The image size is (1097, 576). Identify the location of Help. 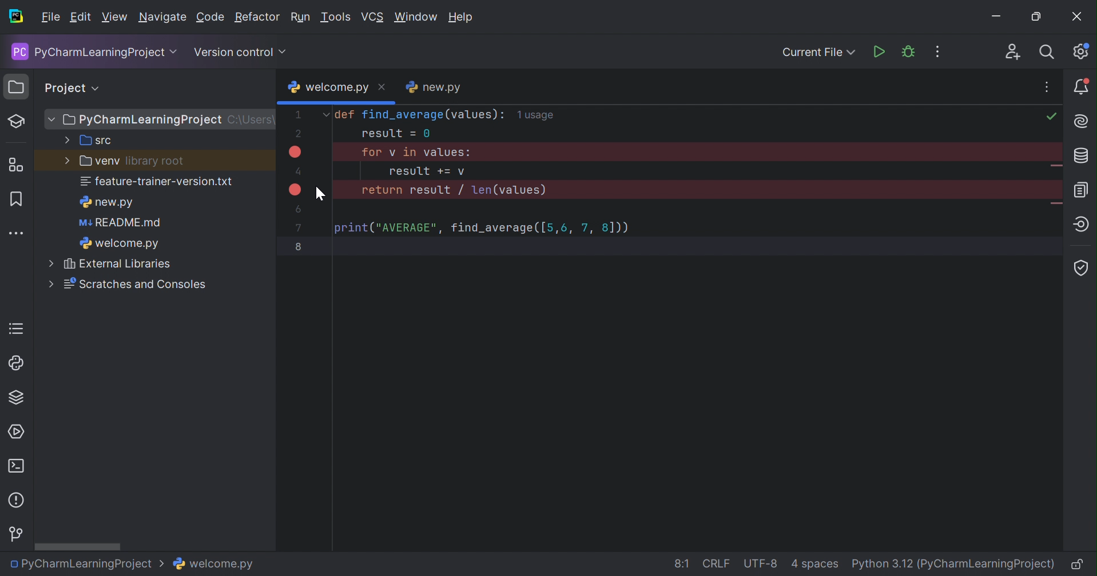
(462, 17).